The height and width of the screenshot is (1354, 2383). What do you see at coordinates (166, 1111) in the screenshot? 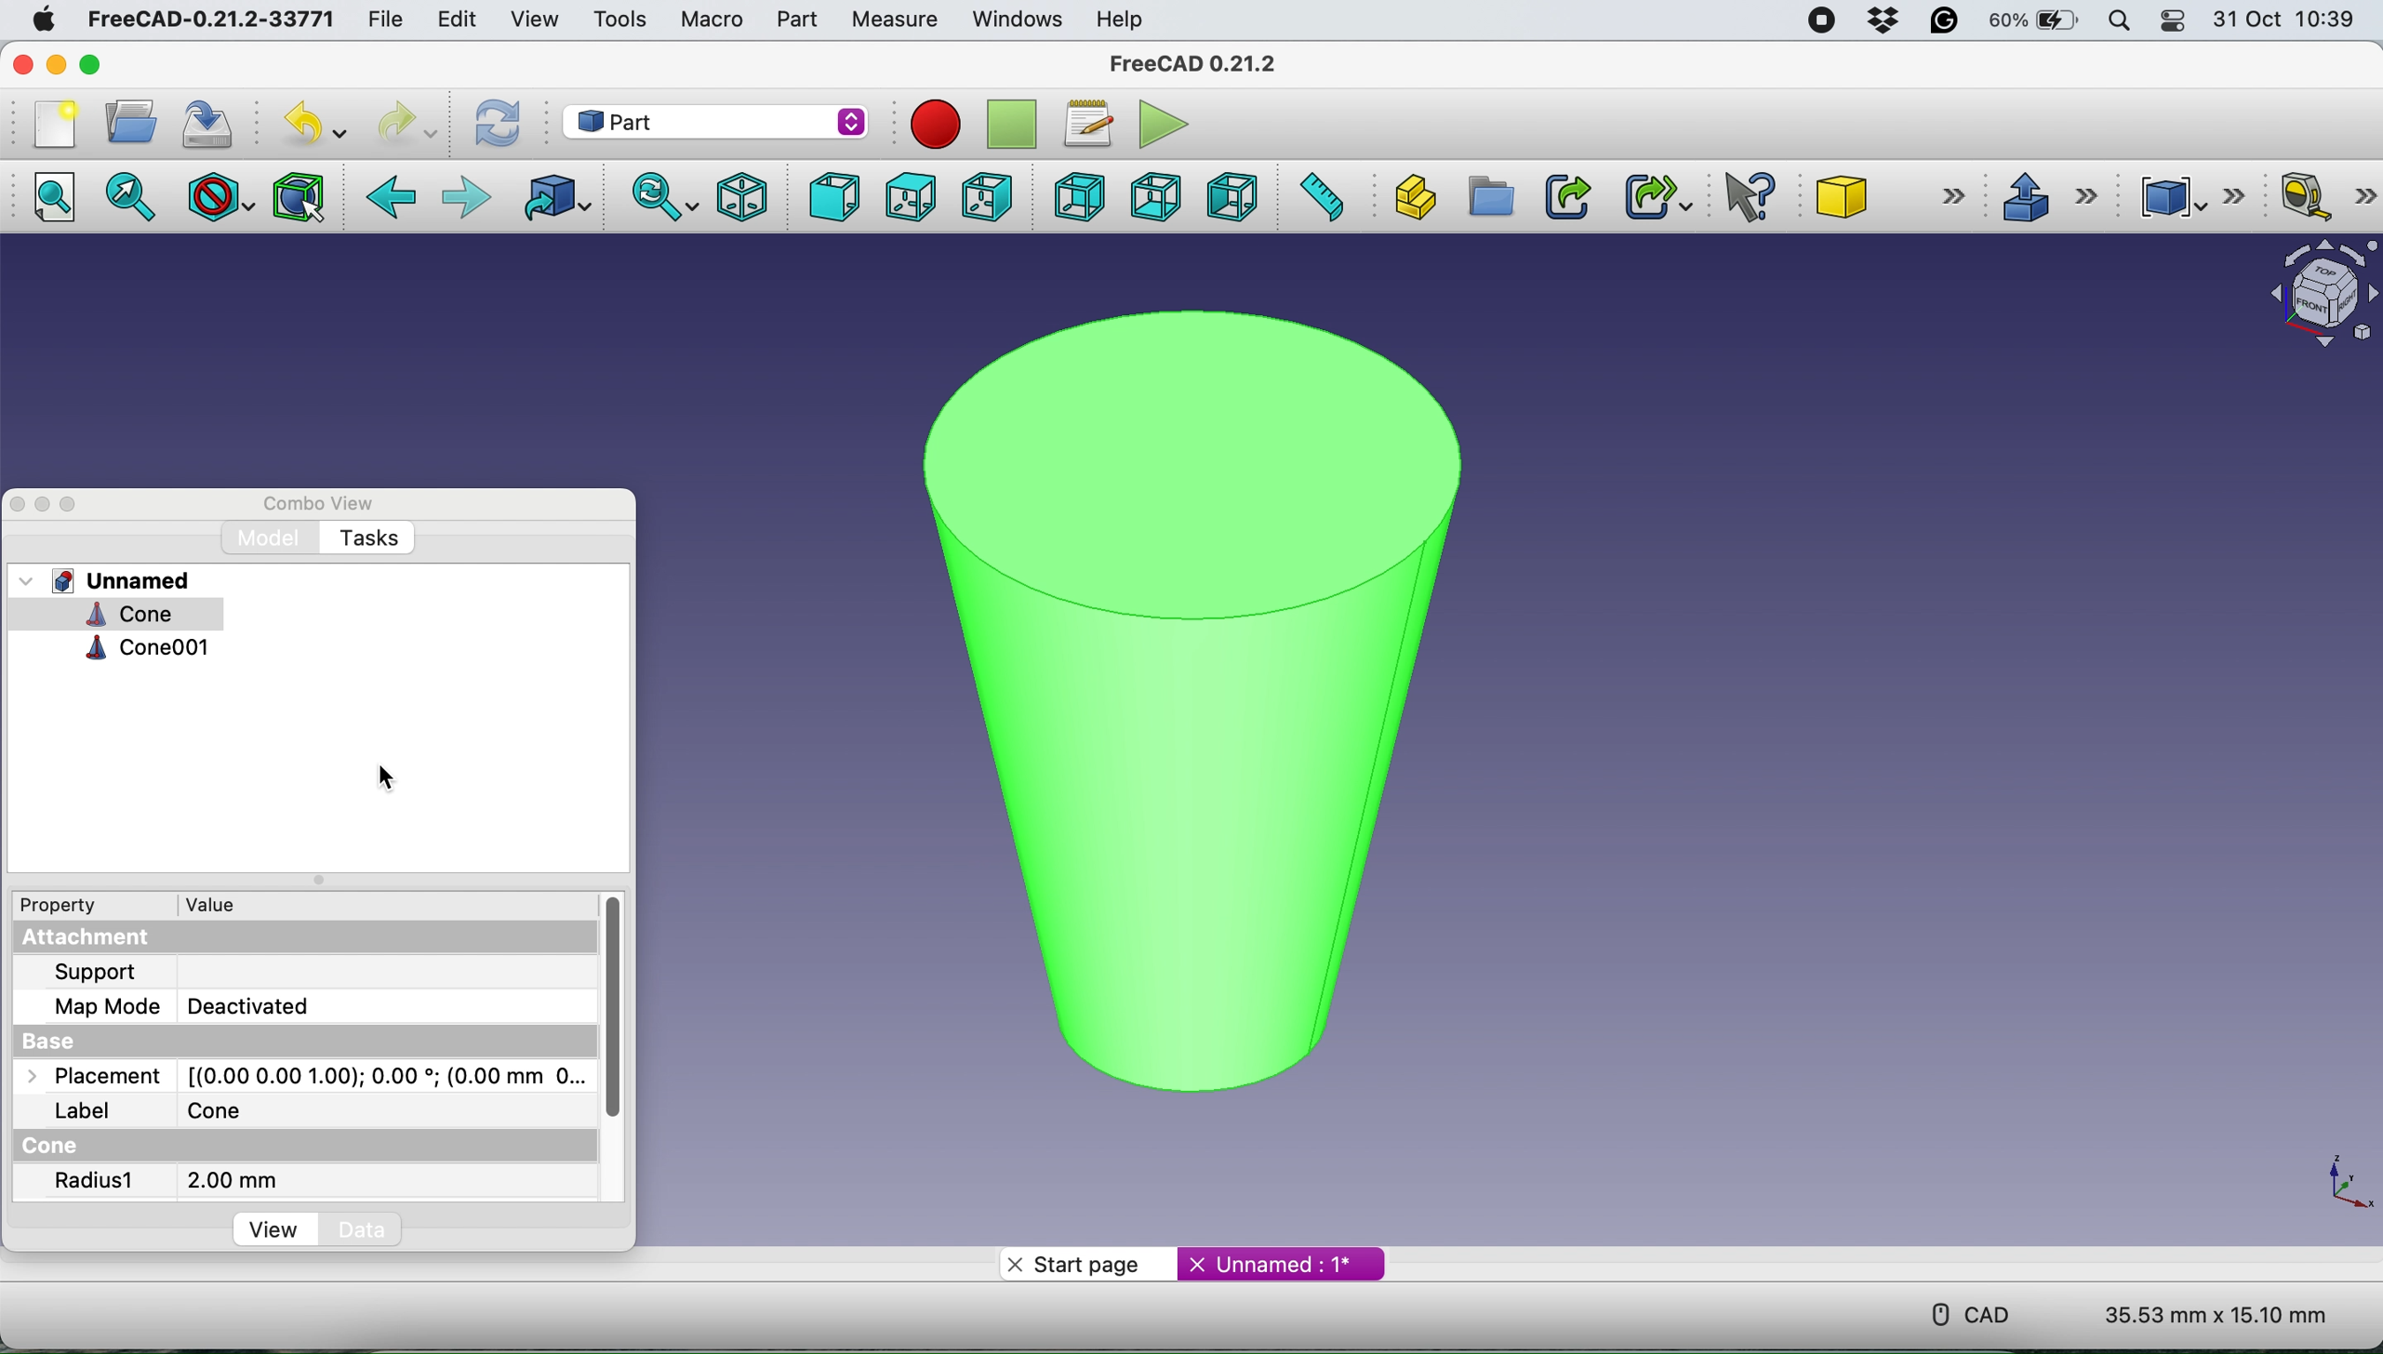
I see `label: Cone` at bounding box center [166, 1111].